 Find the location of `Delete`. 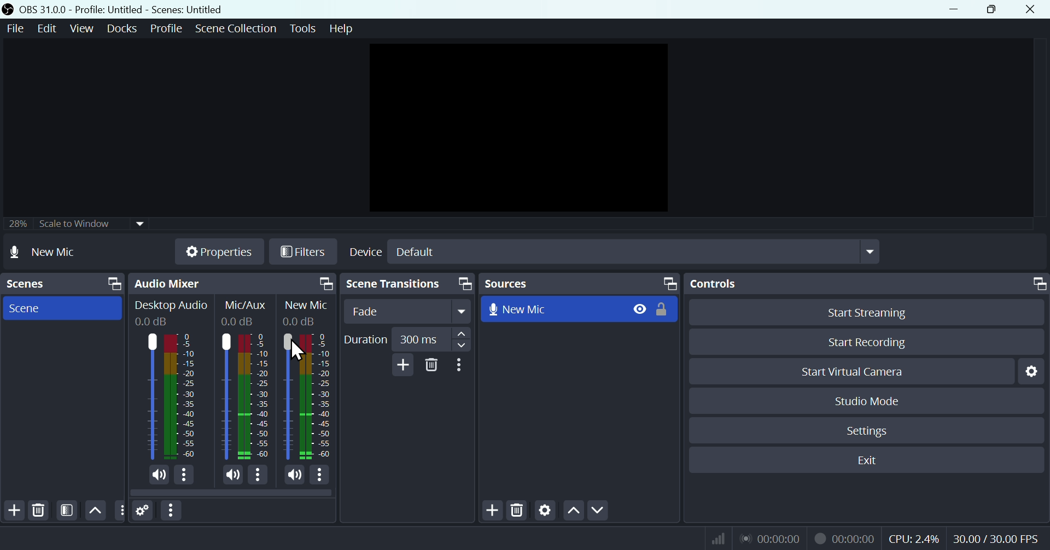

Delete is located at coordinates (38, 511).